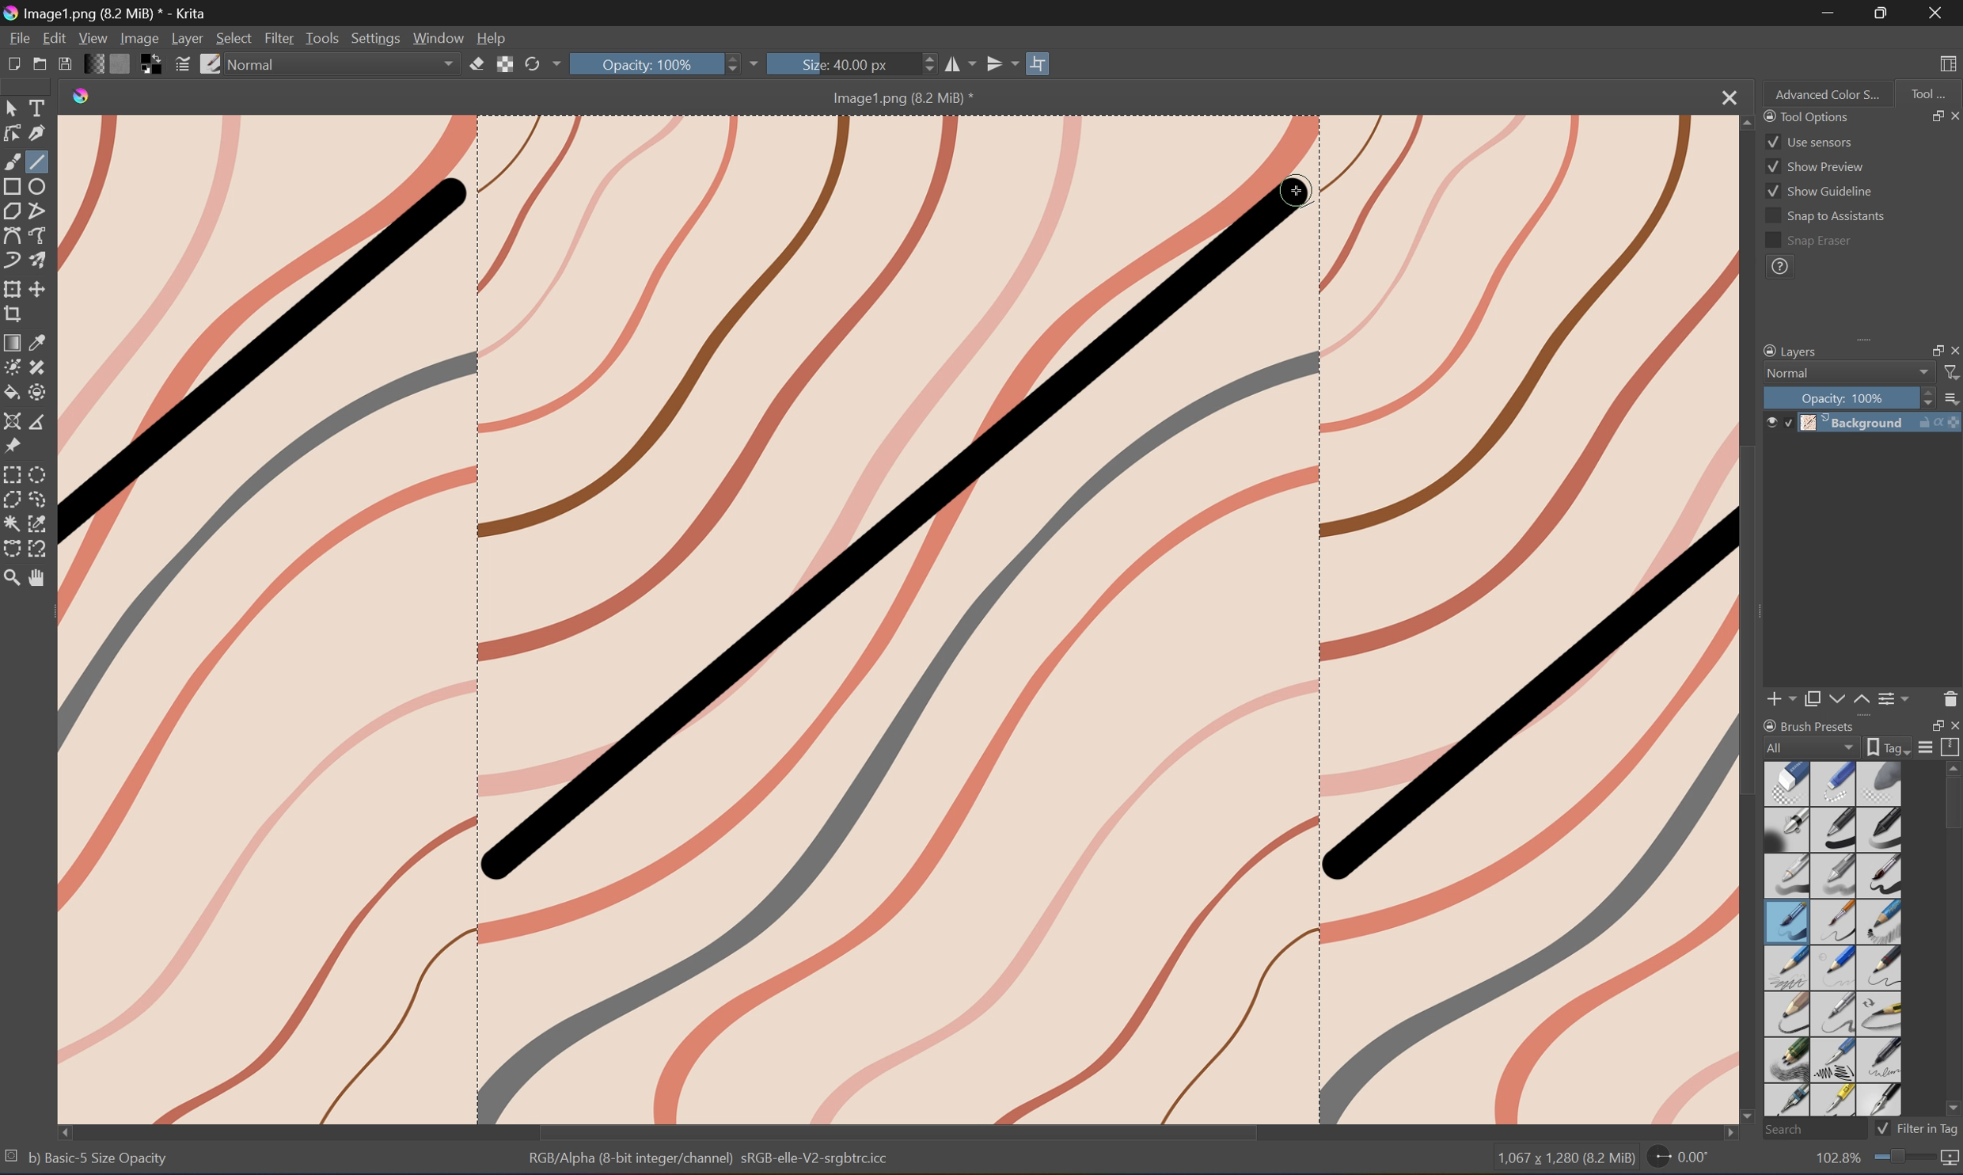 This screenshot has width=1963, height=1175. Describe the element at coordinates (124, 66) in the screenshot. I see `Fill patterns` at that location.